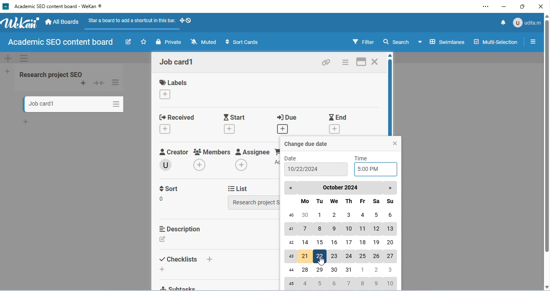 Image resolution: width=550 pixels, height=291 pixels. What do you see at coordinates (495, 42) in the screenshot?
I see `multi-selection` at bounding box center [495, 42].